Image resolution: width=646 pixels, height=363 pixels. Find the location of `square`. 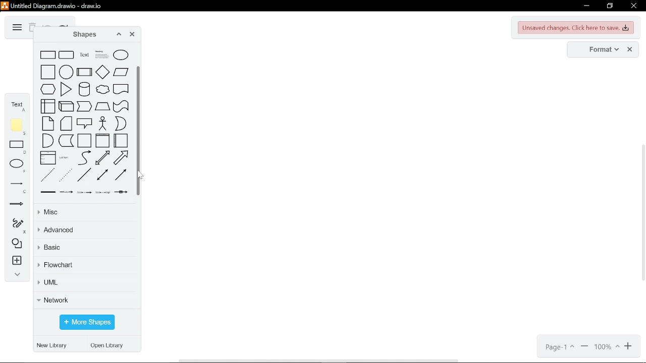

square is located at coordinates (48, 72).